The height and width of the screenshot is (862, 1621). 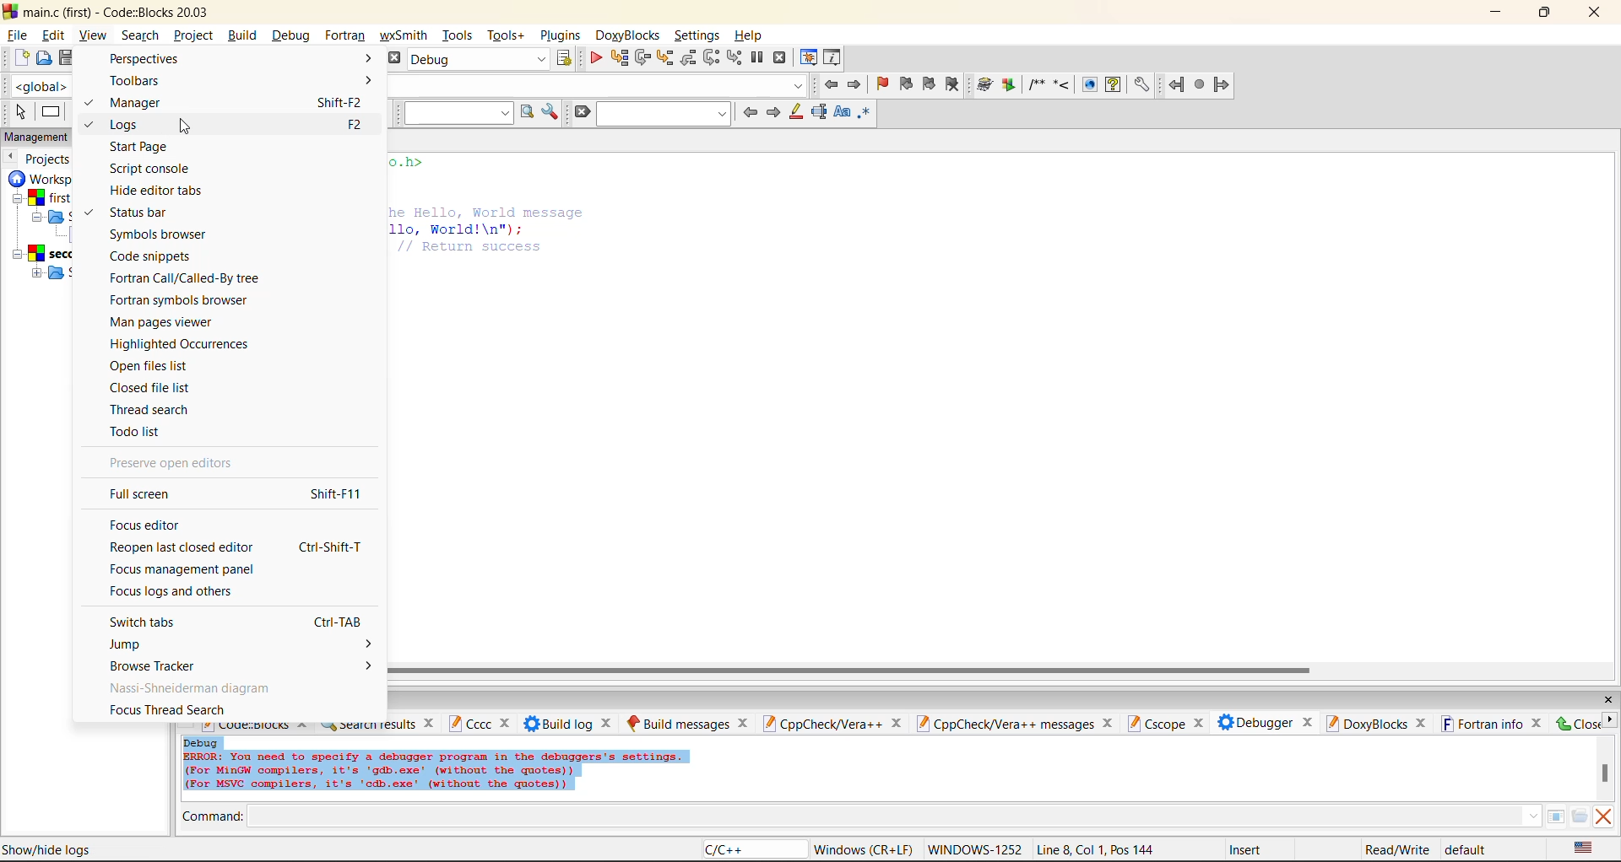 What do you see at coordinates (187, 571) in the screenshot?
I see `focus management panel` at bounding box center [187, 571].